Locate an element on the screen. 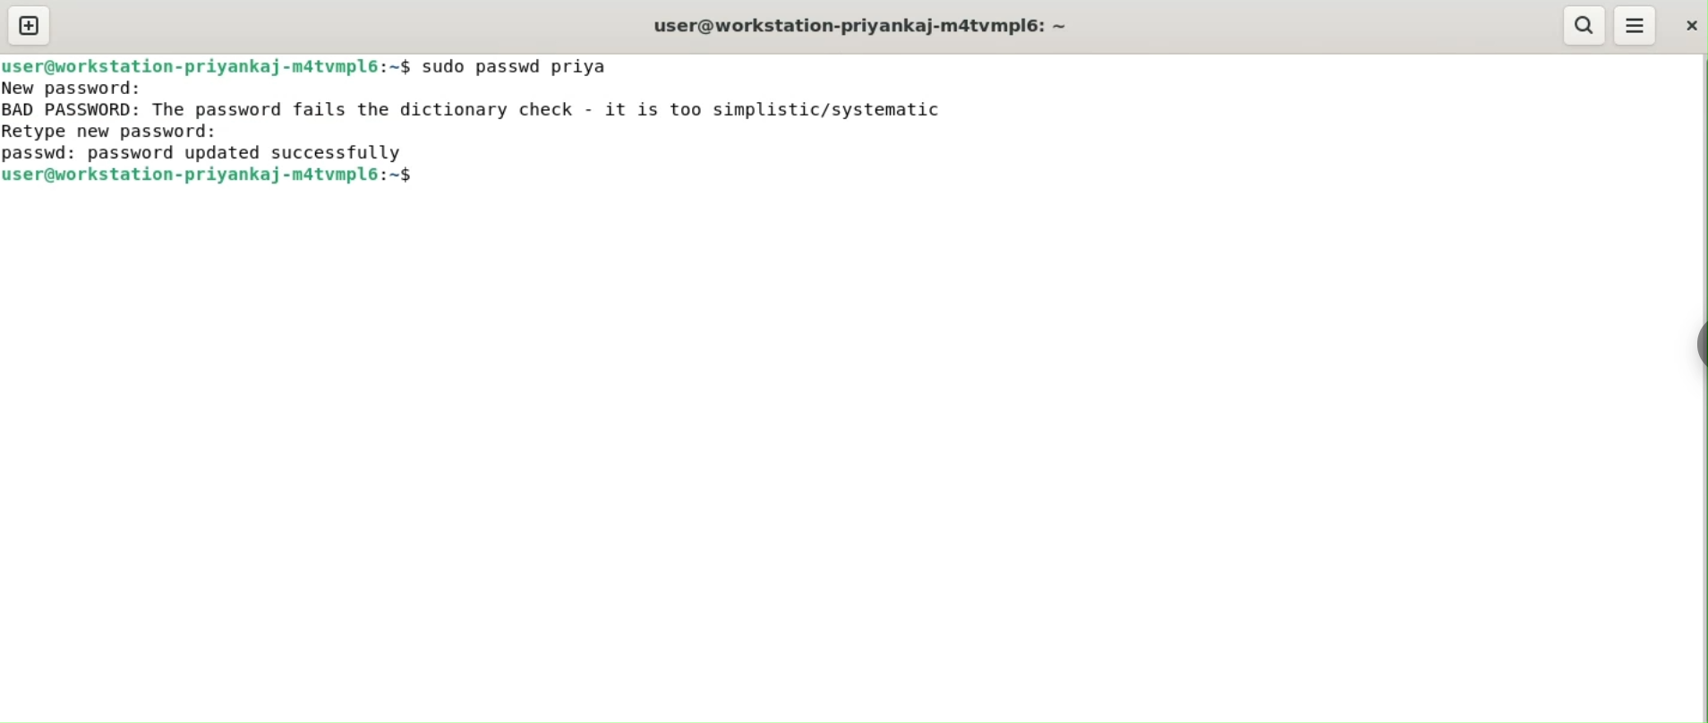  menu is located at coordinates (1636, 25).